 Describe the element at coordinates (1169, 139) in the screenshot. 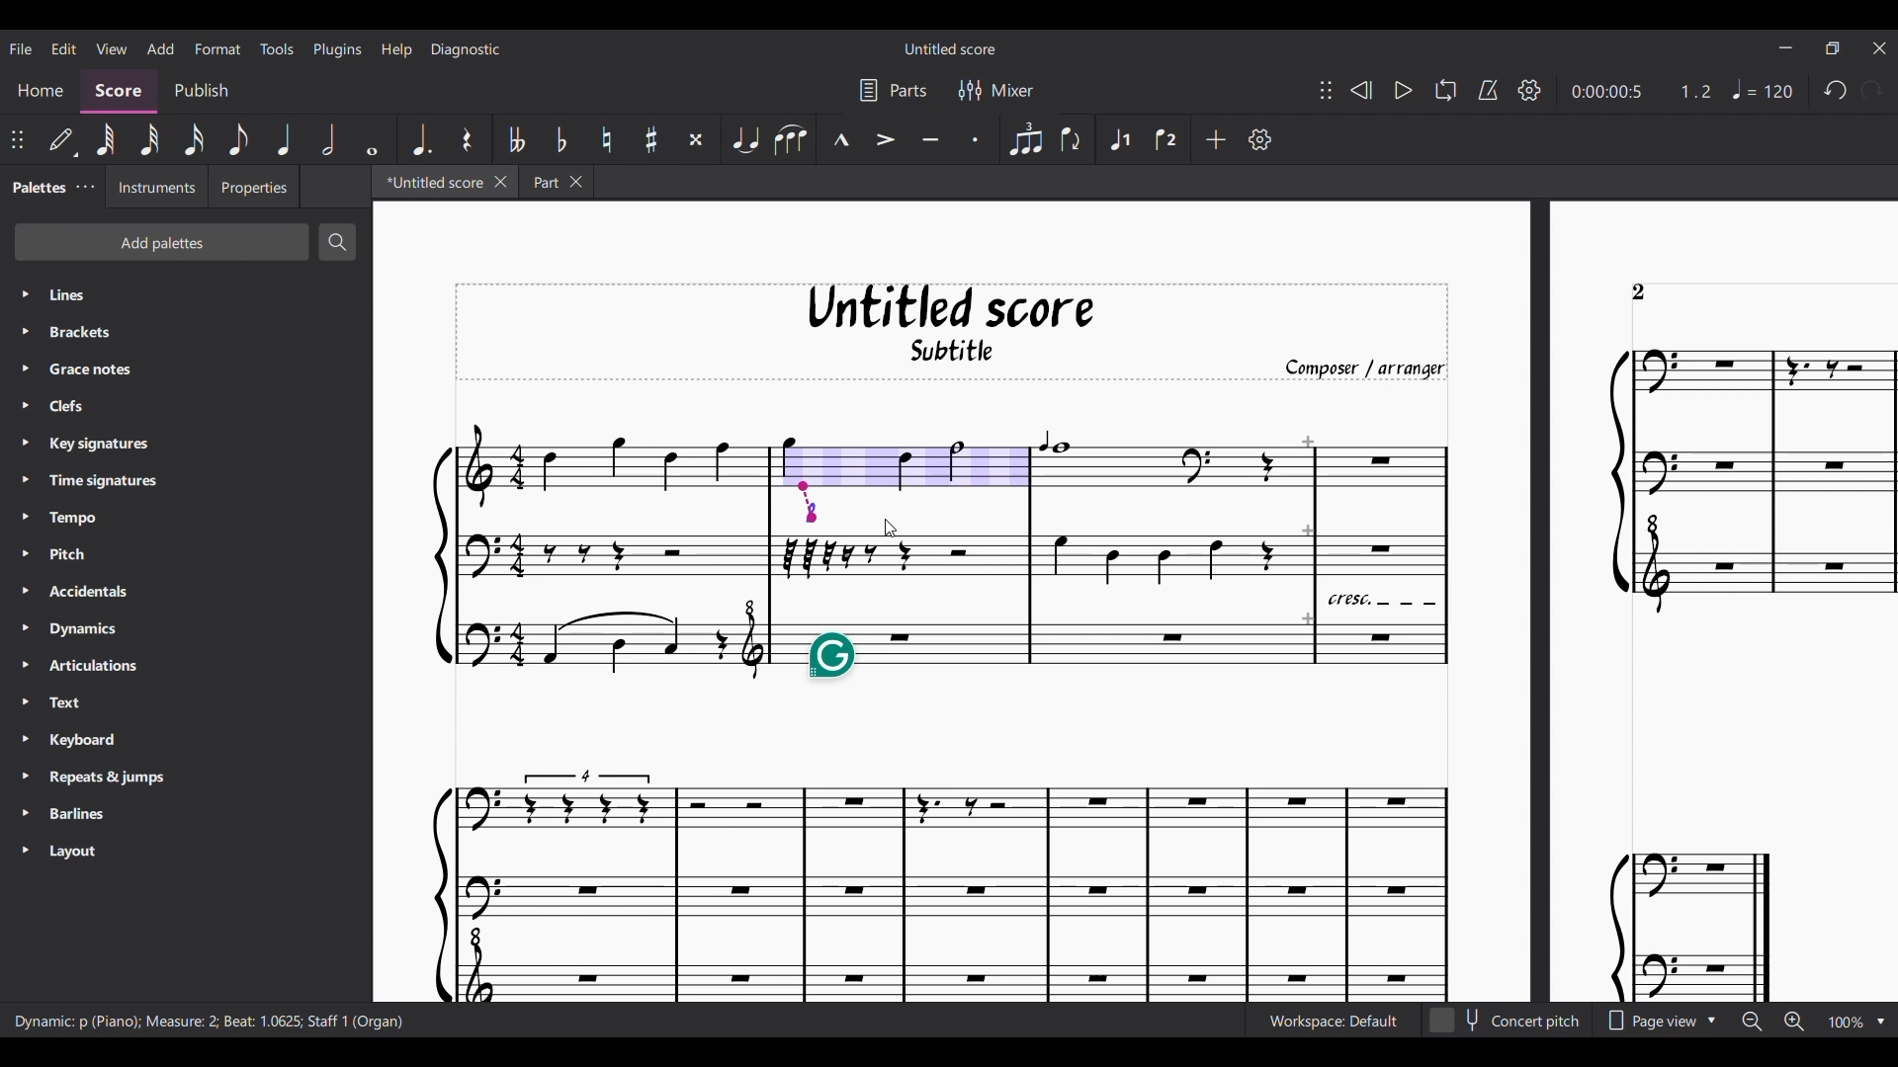

I see `Voice 2` at that location.